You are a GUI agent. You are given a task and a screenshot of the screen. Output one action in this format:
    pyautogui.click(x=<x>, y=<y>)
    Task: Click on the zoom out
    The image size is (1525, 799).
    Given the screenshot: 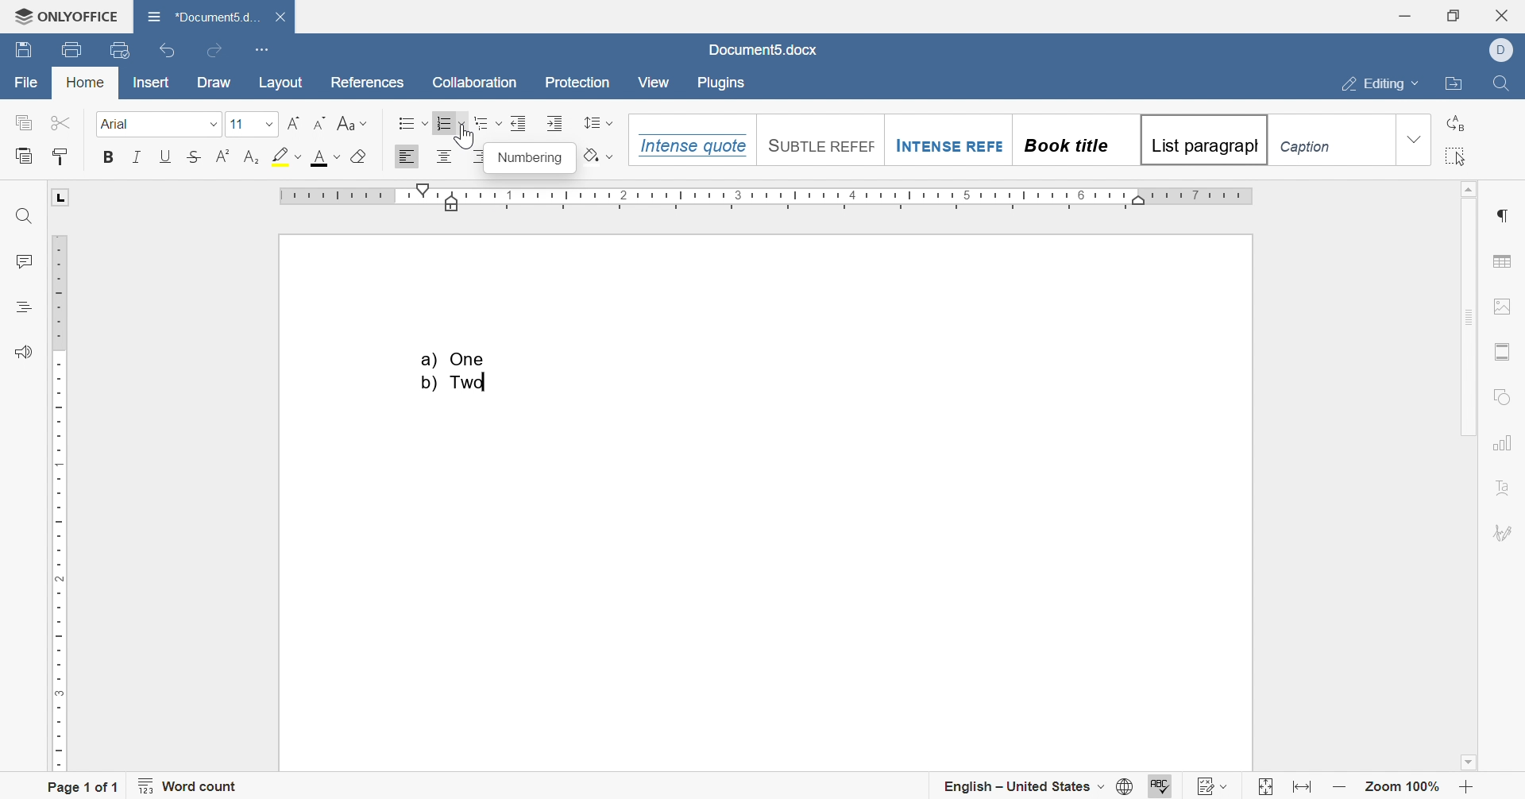 What is the action you would take?
    pyautogui.click(x=1342, y=787)
    